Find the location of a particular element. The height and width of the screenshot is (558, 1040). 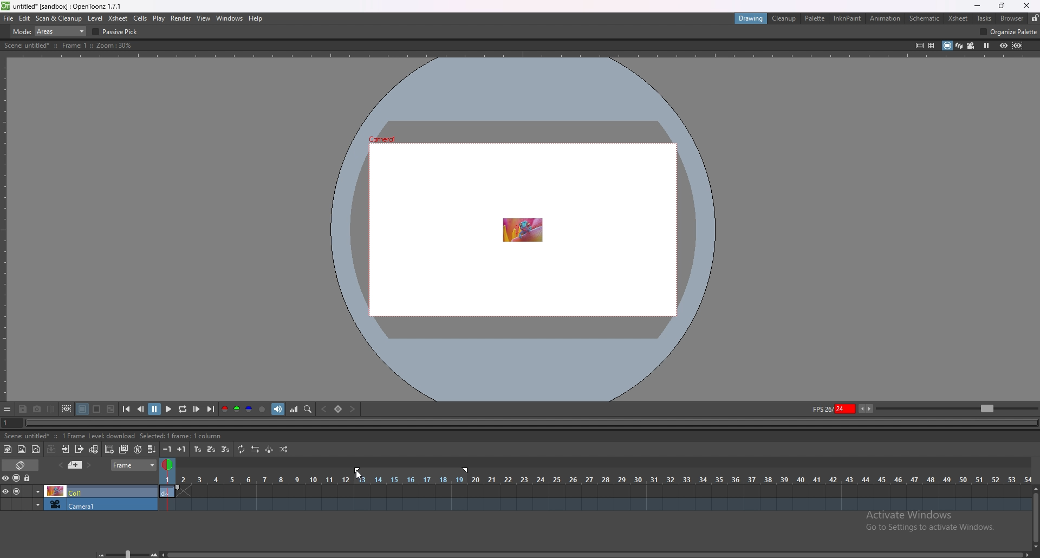

help is located at coordinates (255, 18).